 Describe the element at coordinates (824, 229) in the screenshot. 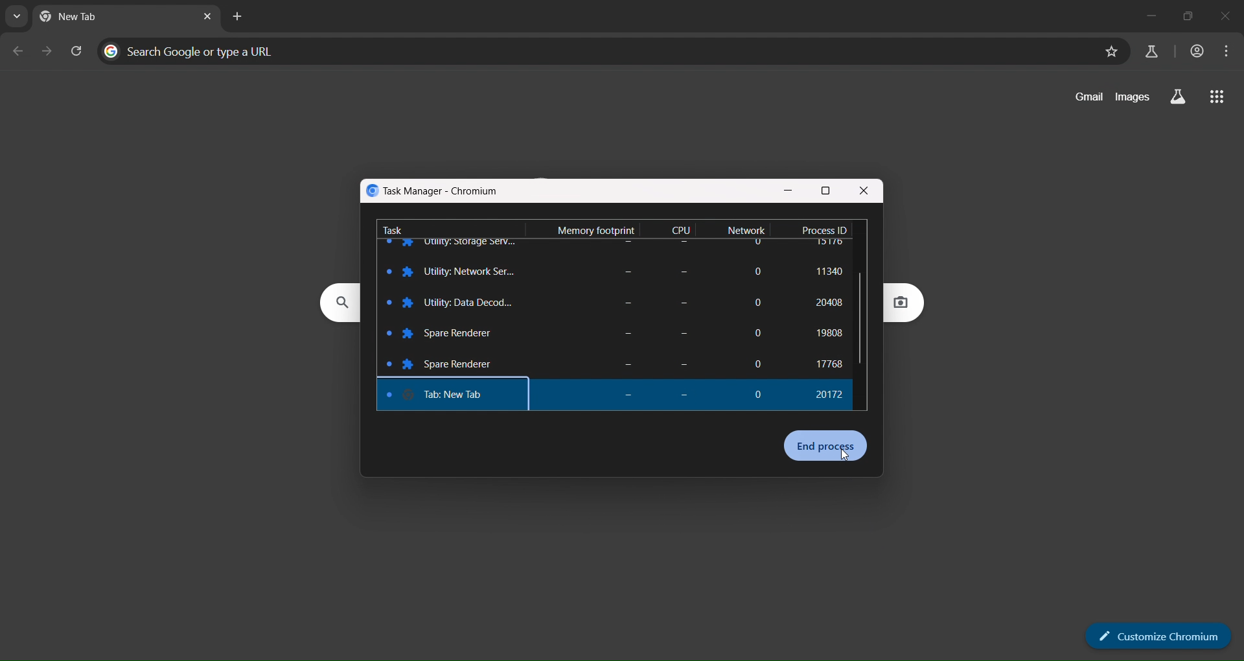

I see `Process ID` at that location.